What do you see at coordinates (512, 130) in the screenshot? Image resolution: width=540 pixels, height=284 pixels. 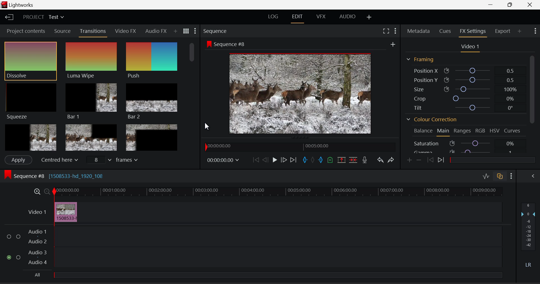 I see `Curves` at bounding box center [512, 130].